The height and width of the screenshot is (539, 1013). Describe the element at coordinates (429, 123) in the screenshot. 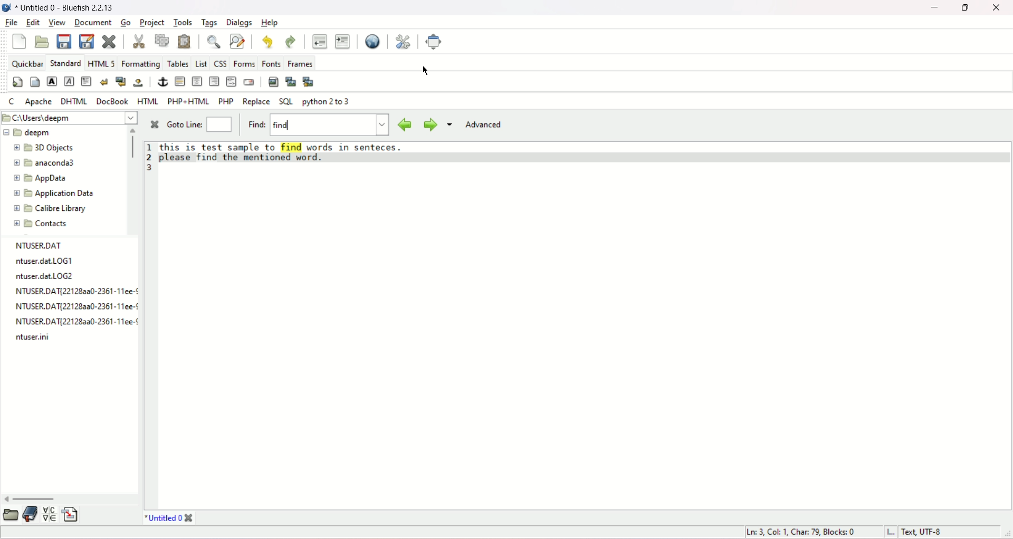

I see `next` at that location.